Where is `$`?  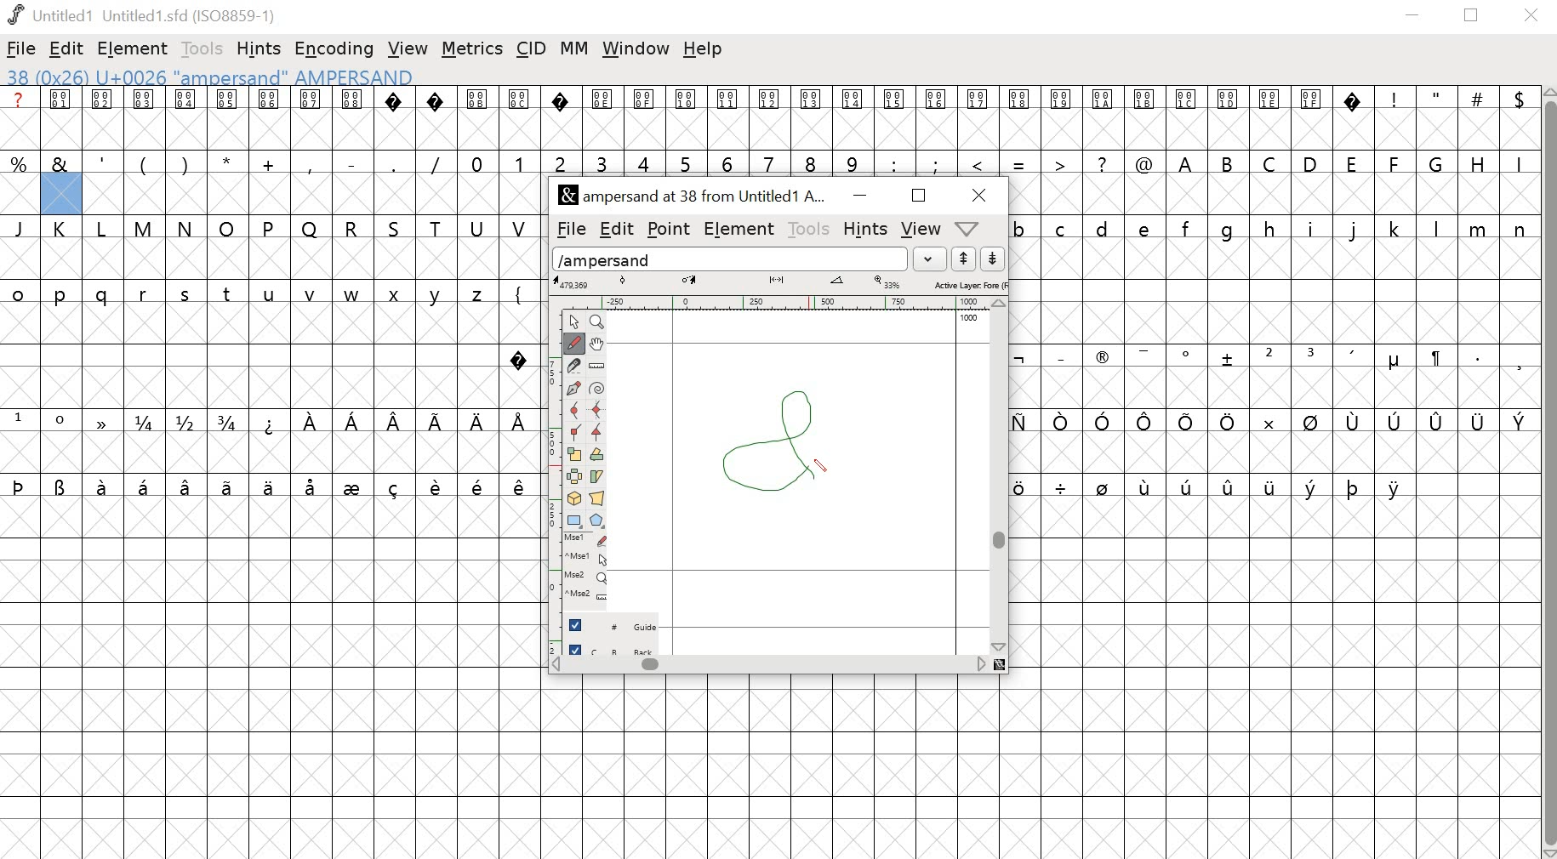 $ is located at coordinates (1517, 118).